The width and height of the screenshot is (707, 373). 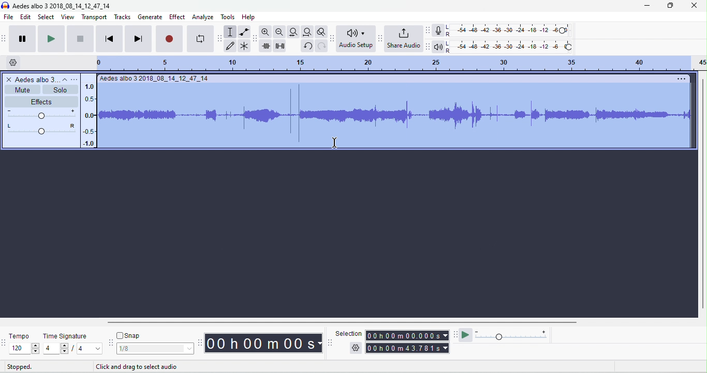 What do you see at coordinates (72, 349) in the screenshot?
I see `select time signature` at bounding box center [72, 349].